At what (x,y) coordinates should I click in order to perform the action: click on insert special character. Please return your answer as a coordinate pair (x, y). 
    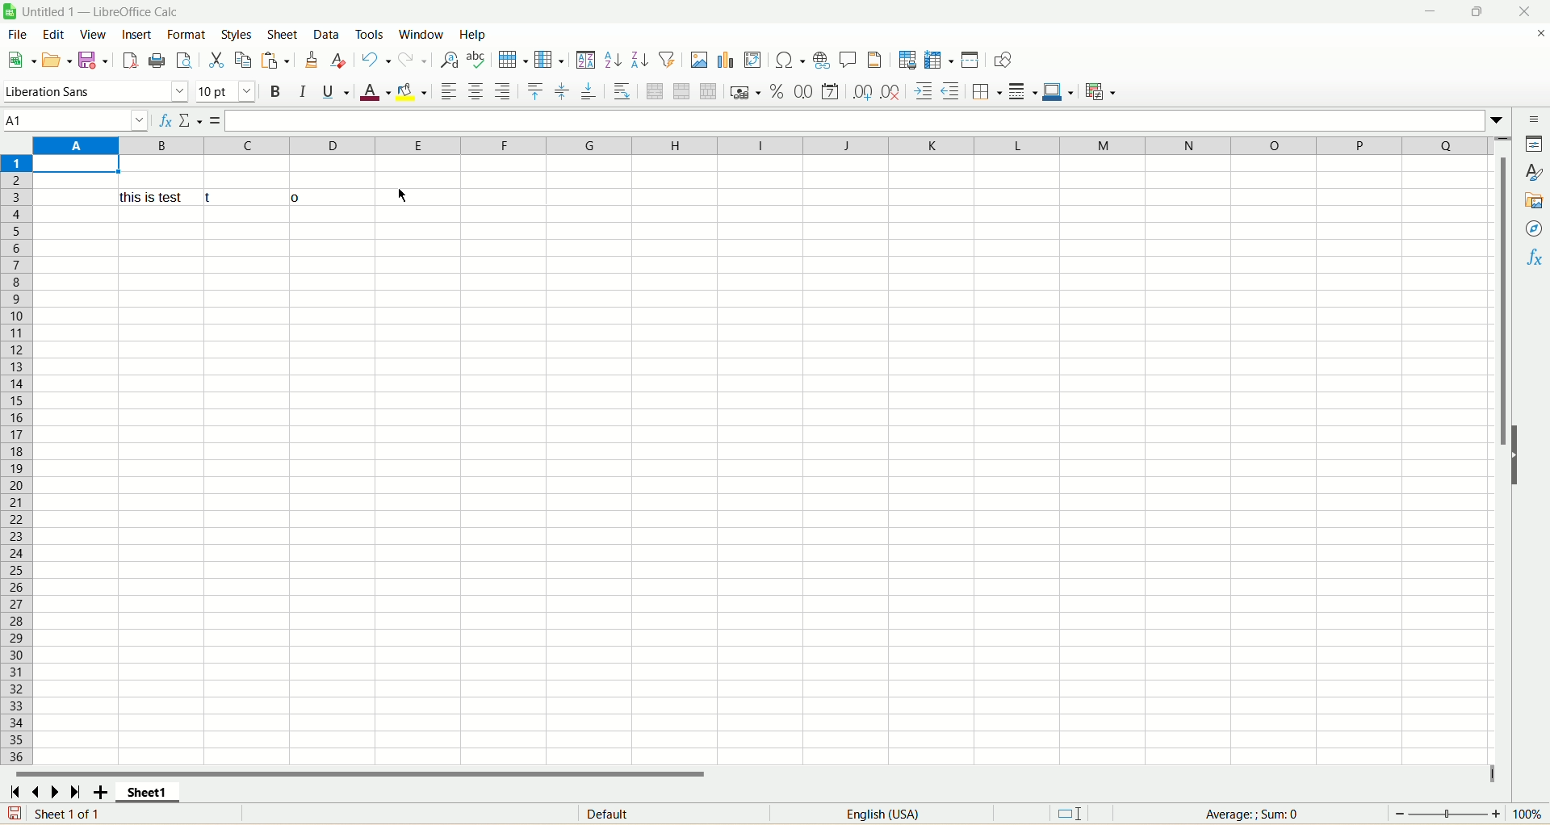
    Looking at the image, I should click on (791, 61).